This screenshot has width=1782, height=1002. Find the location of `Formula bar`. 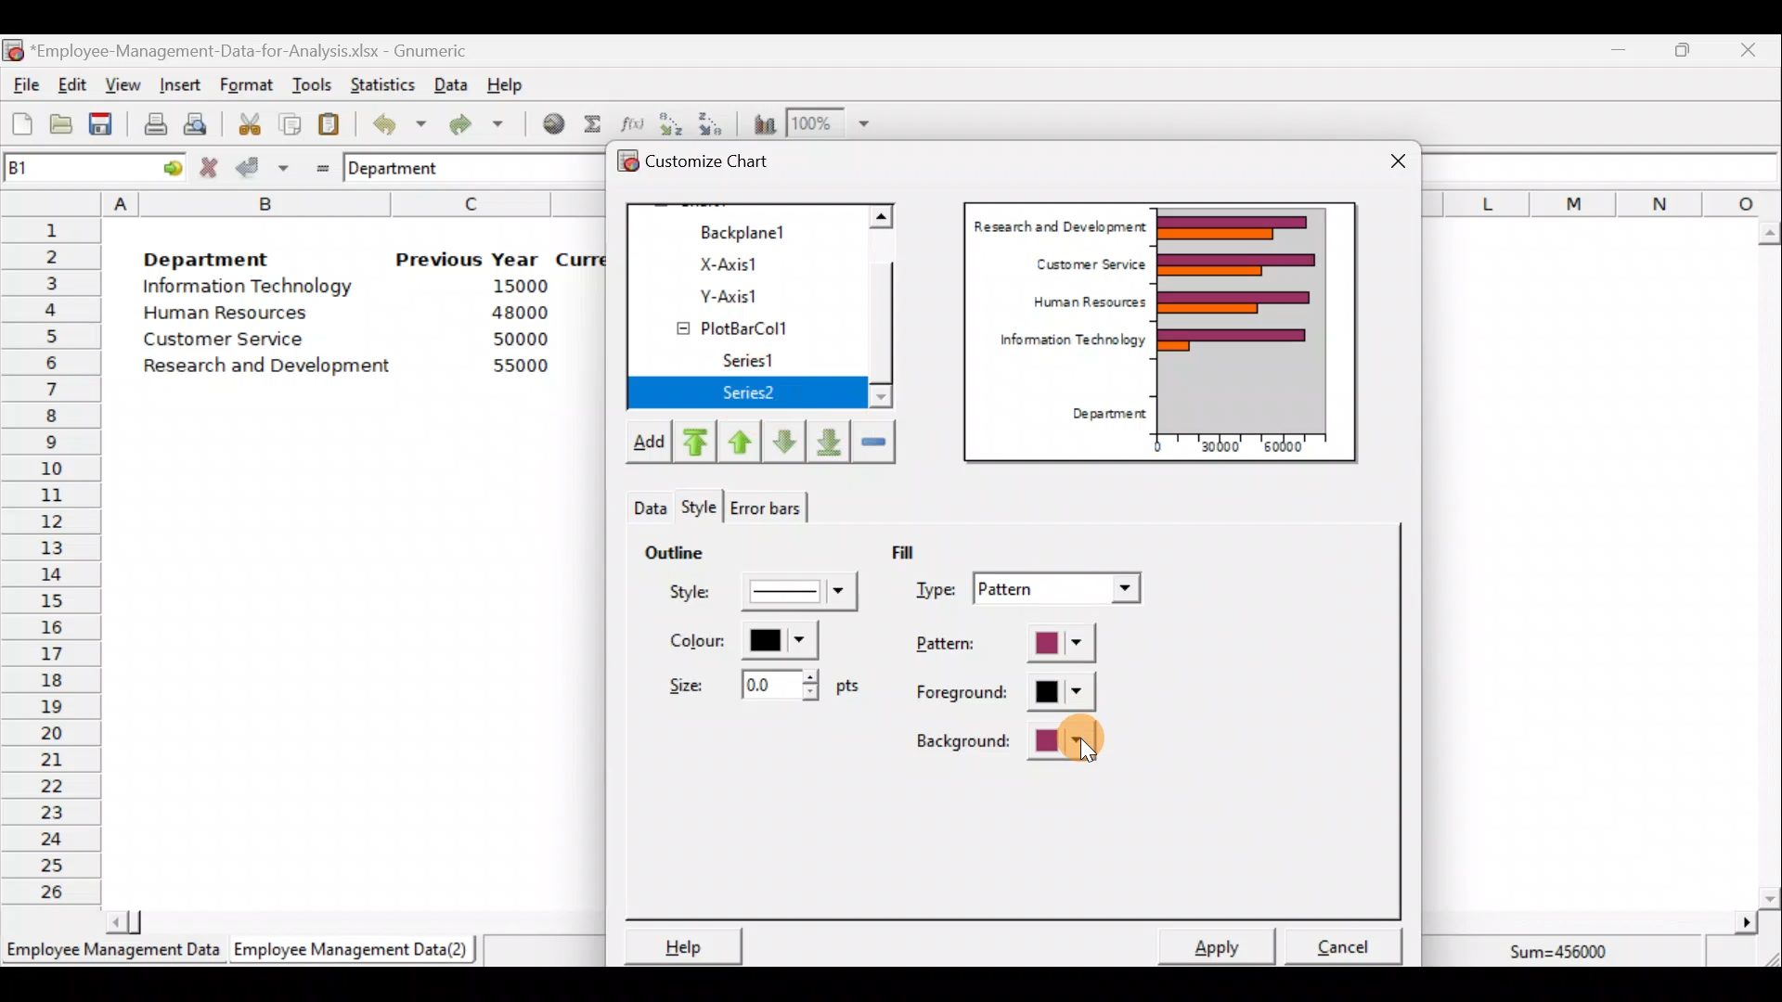

Formula bar is located at coordinates (1606, 167).